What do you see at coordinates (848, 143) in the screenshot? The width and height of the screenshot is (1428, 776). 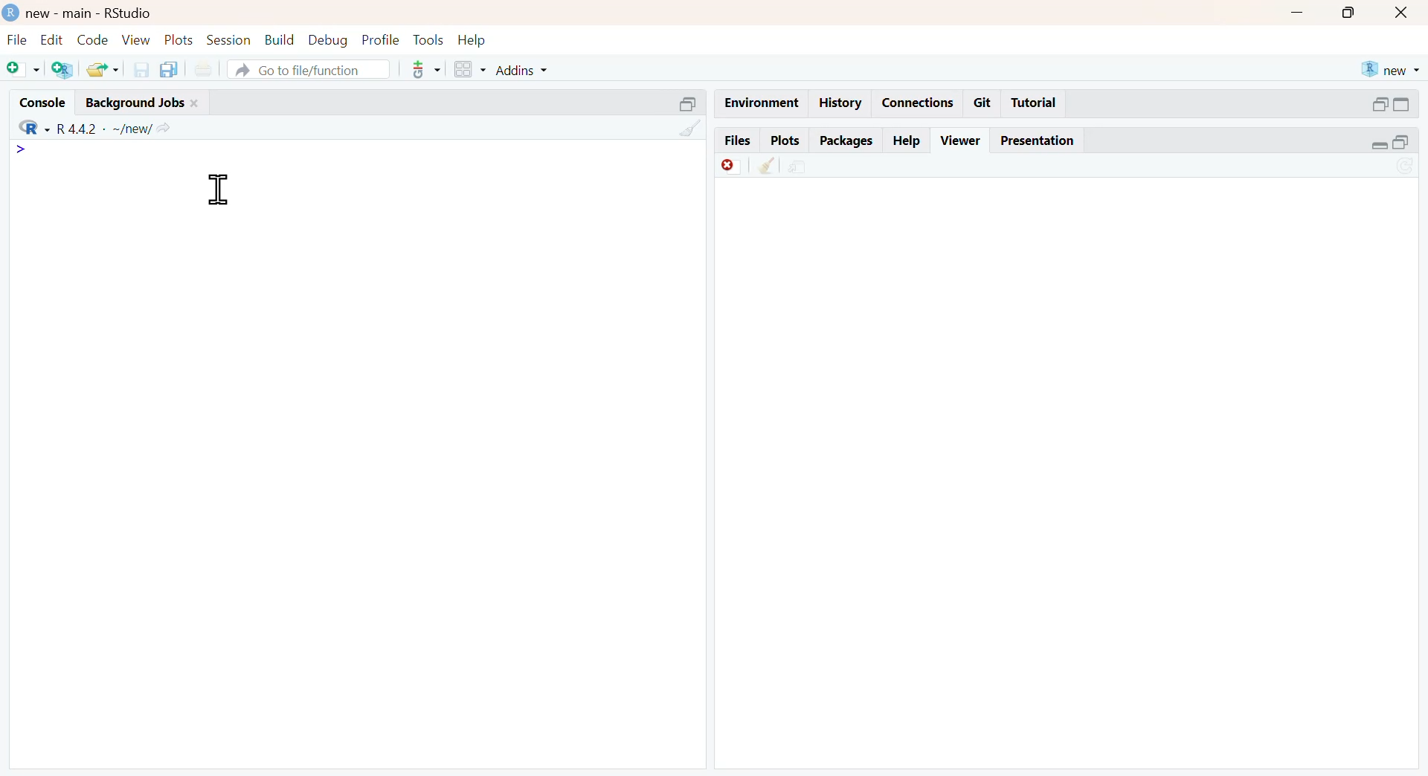 I see `packages` at bounding box center [848, 143].